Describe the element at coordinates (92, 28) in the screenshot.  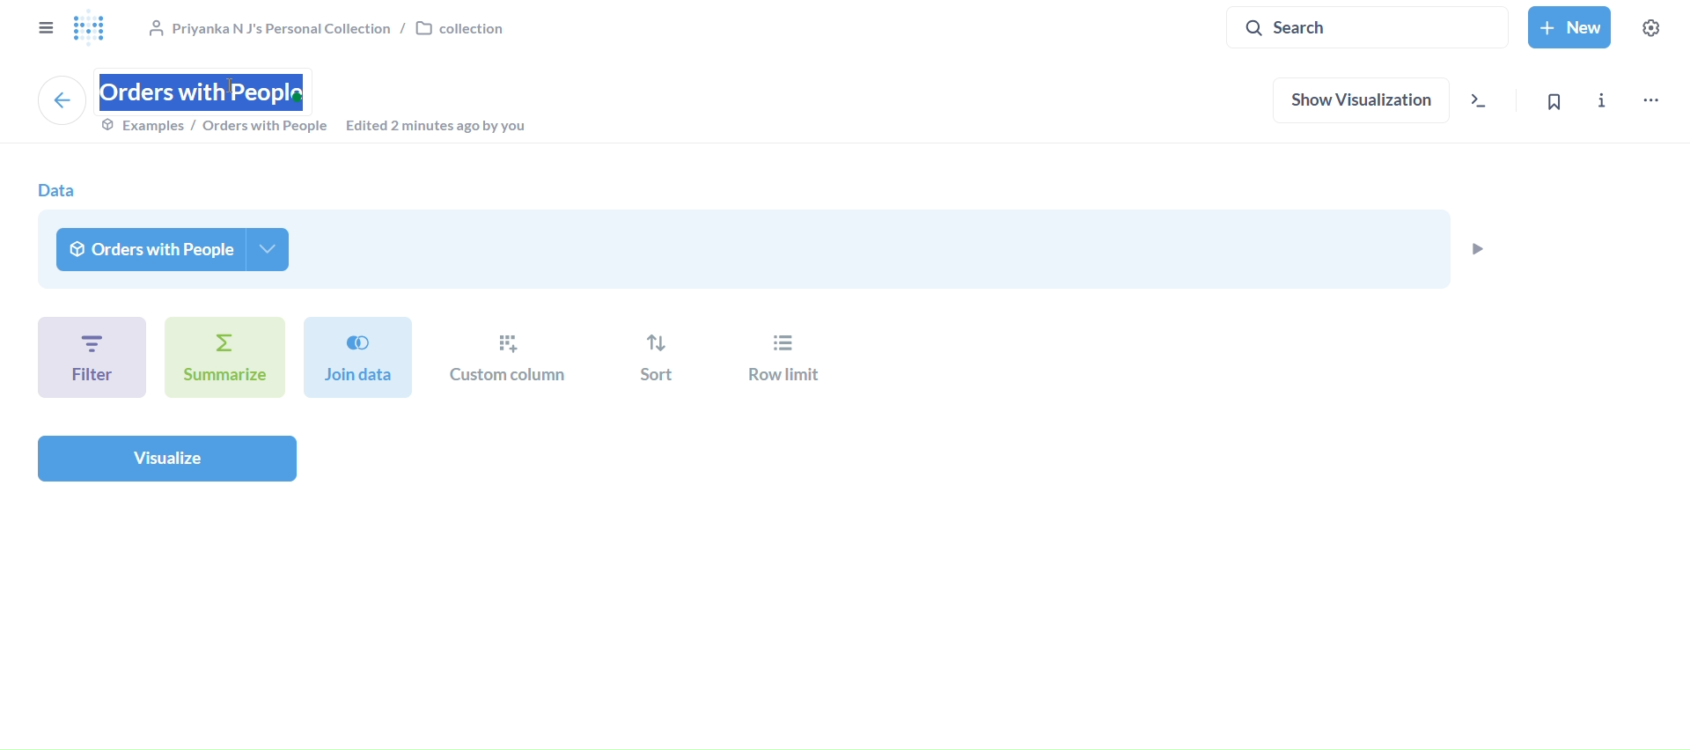
I see `logo` at that location.